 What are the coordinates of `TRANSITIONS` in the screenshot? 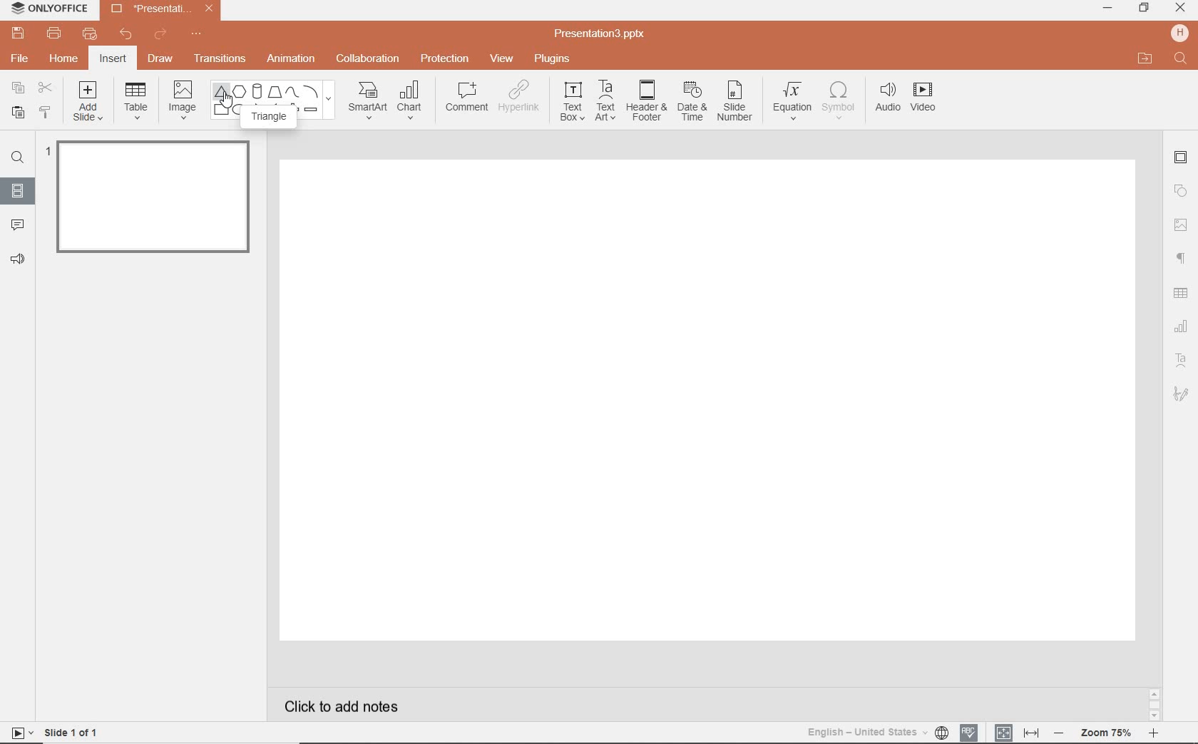 It's located at (222, 58).